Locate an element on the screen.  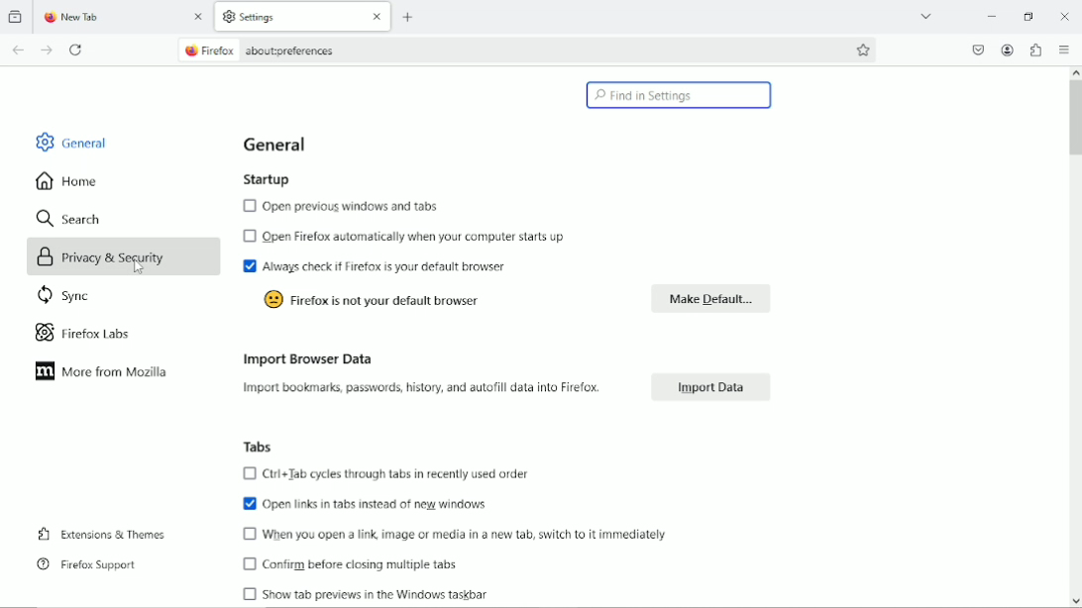
new tab is located at coordinates (410, 17).